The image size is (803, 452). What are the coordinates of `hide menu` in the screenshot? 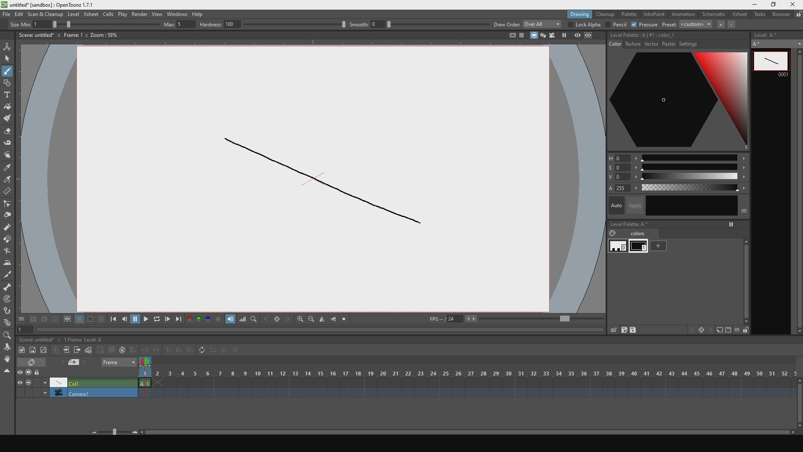 It's located at (737, 330).